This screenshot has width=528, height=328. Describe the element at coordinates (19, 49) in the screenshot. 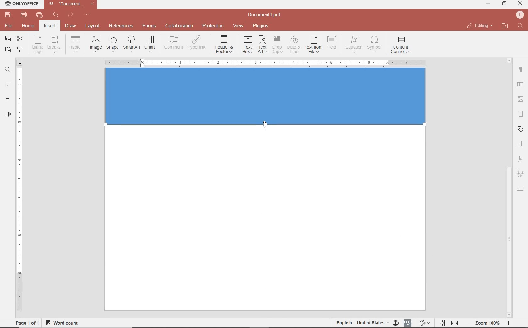

I see `copy style` at that location.